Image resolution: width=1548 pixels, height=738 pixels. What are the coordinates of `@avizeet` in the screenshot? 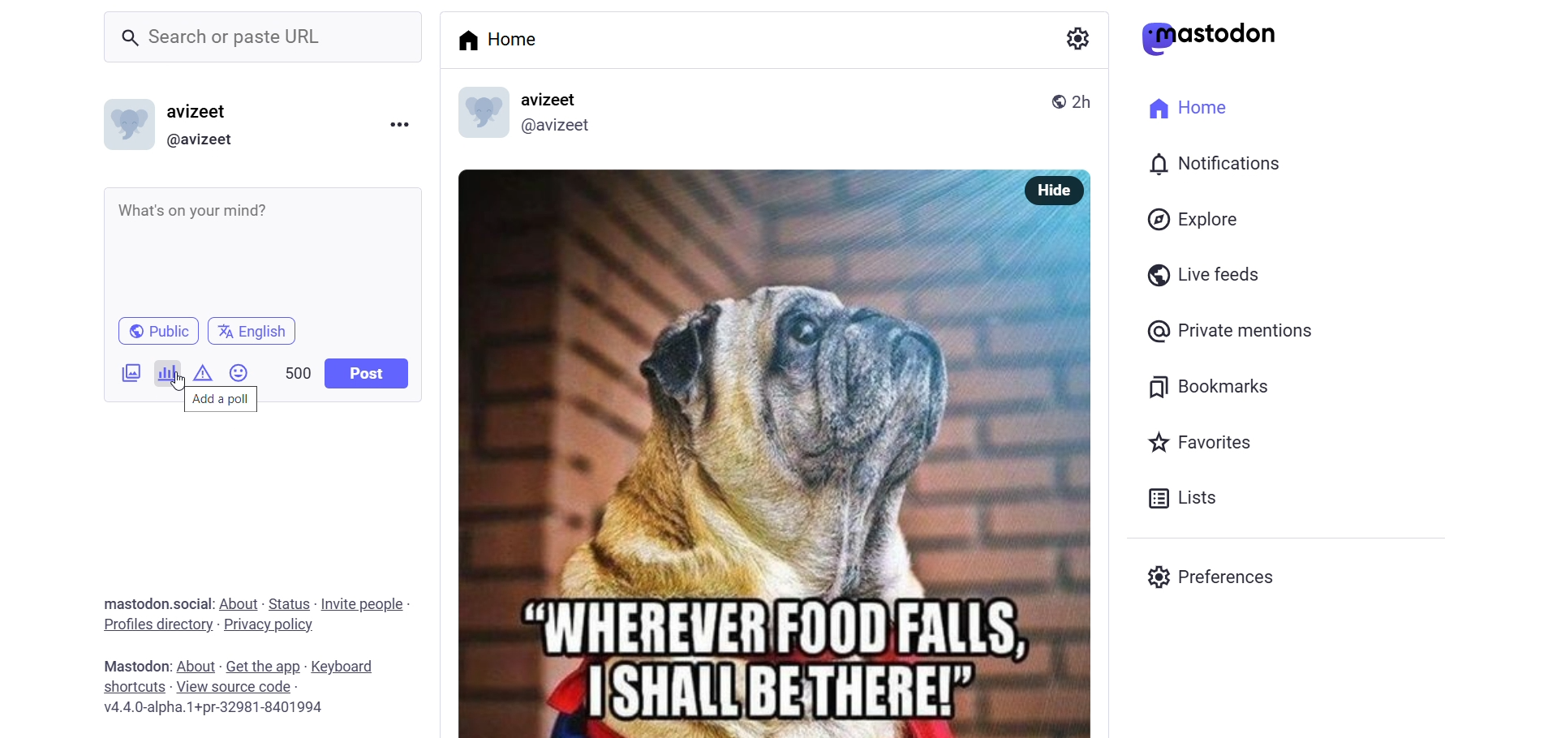 It's located at (200, 140).